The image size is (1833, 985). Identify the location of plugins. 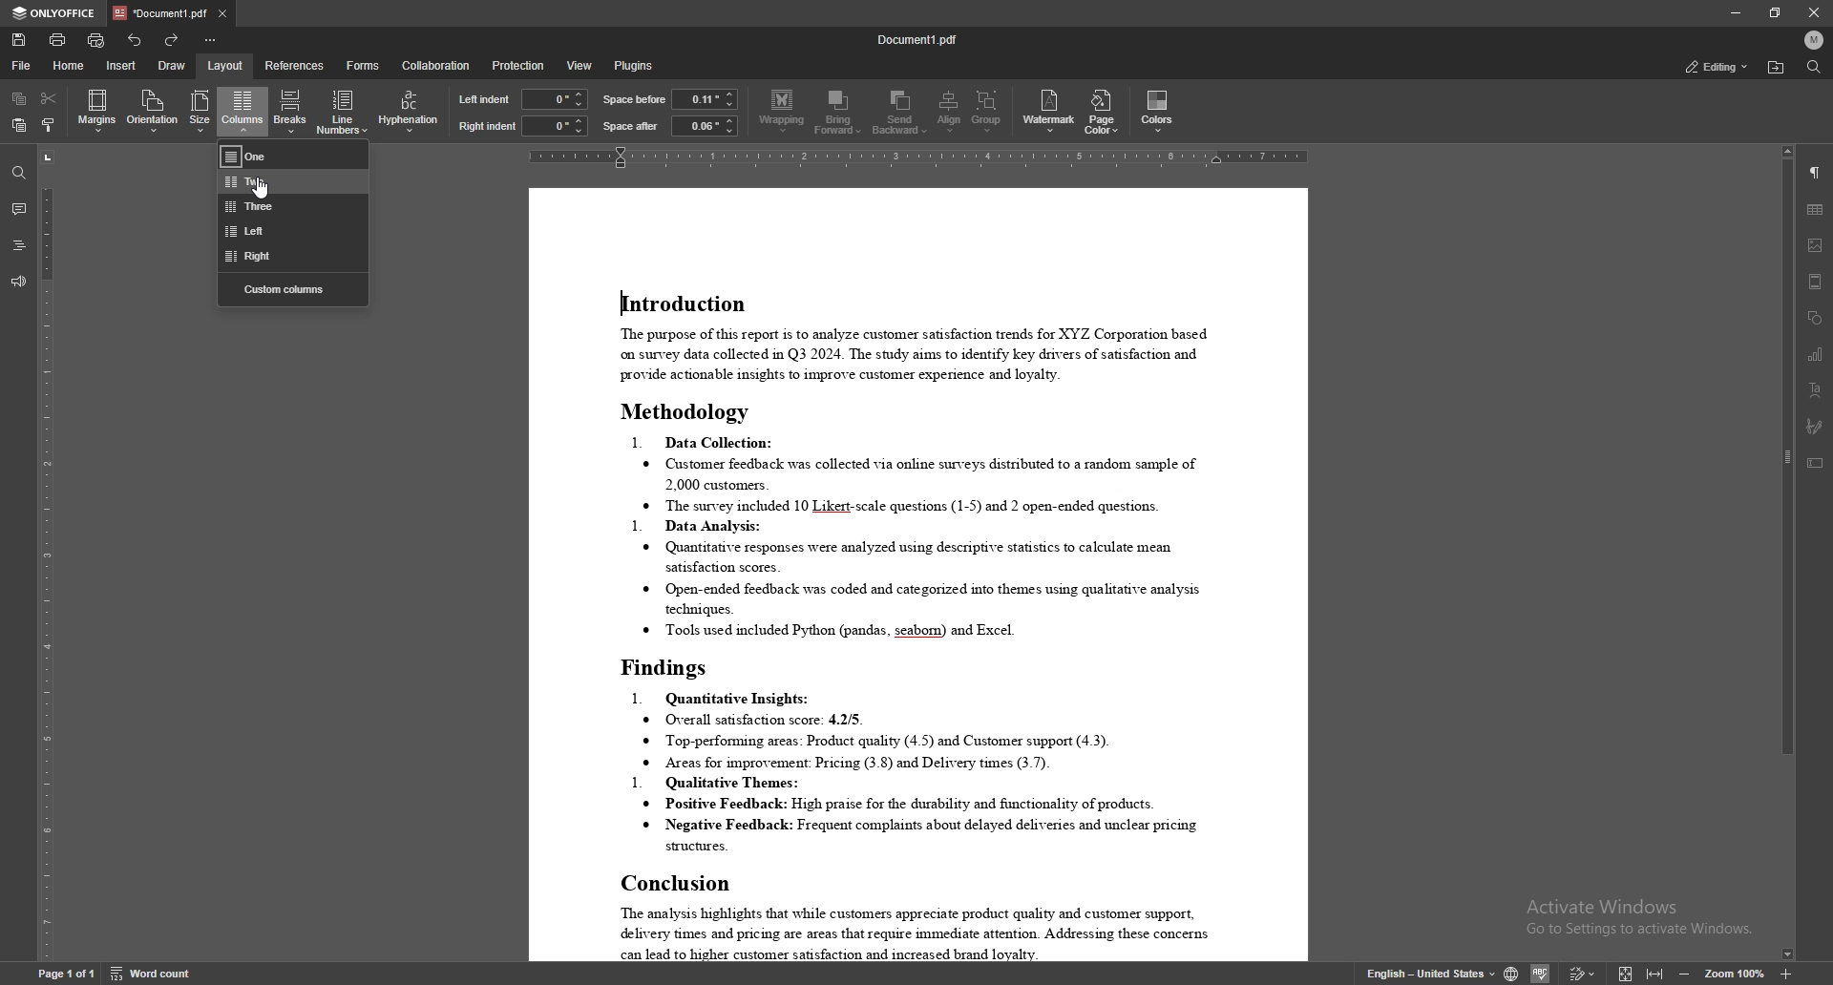
(637, 66).